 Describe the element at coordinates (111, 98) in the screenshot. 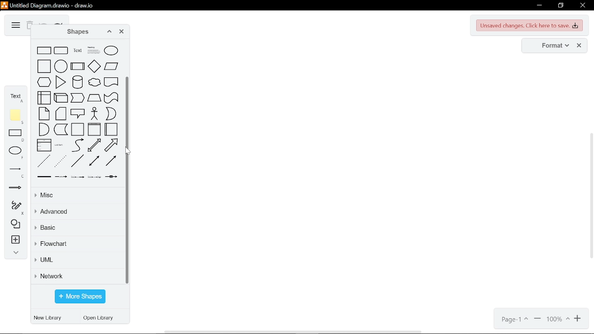

I see `tape` at that location.